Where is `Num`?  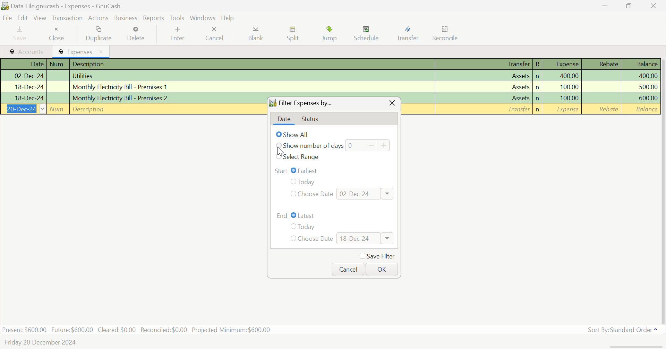 Num is located at coordinates (57, 76).